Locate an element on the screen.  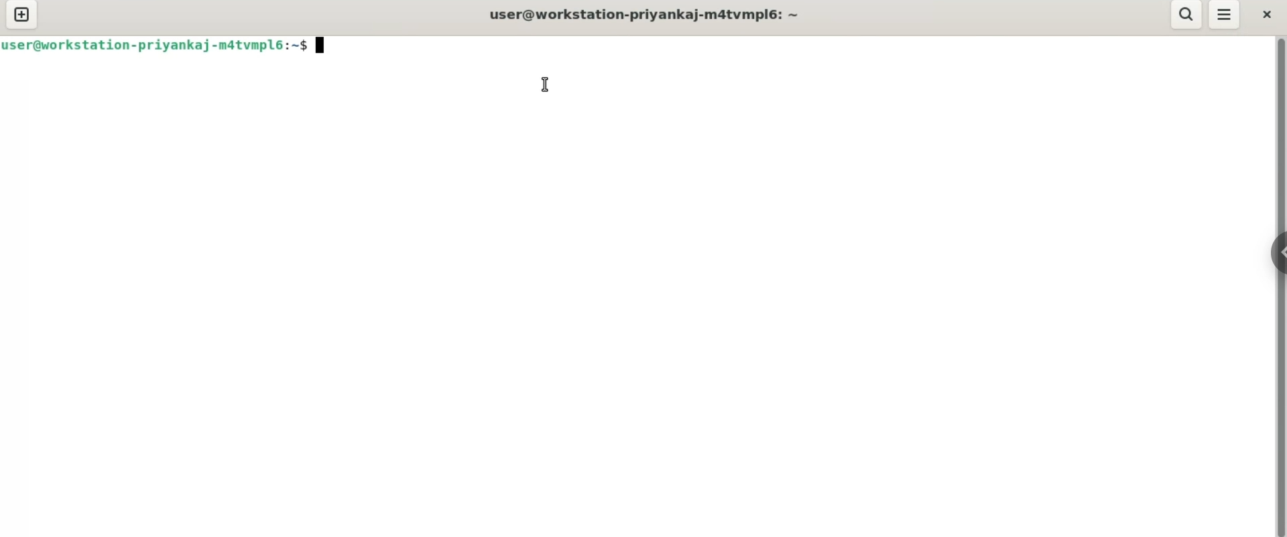
verical scroll bar is located at coordinates (1280, 285).